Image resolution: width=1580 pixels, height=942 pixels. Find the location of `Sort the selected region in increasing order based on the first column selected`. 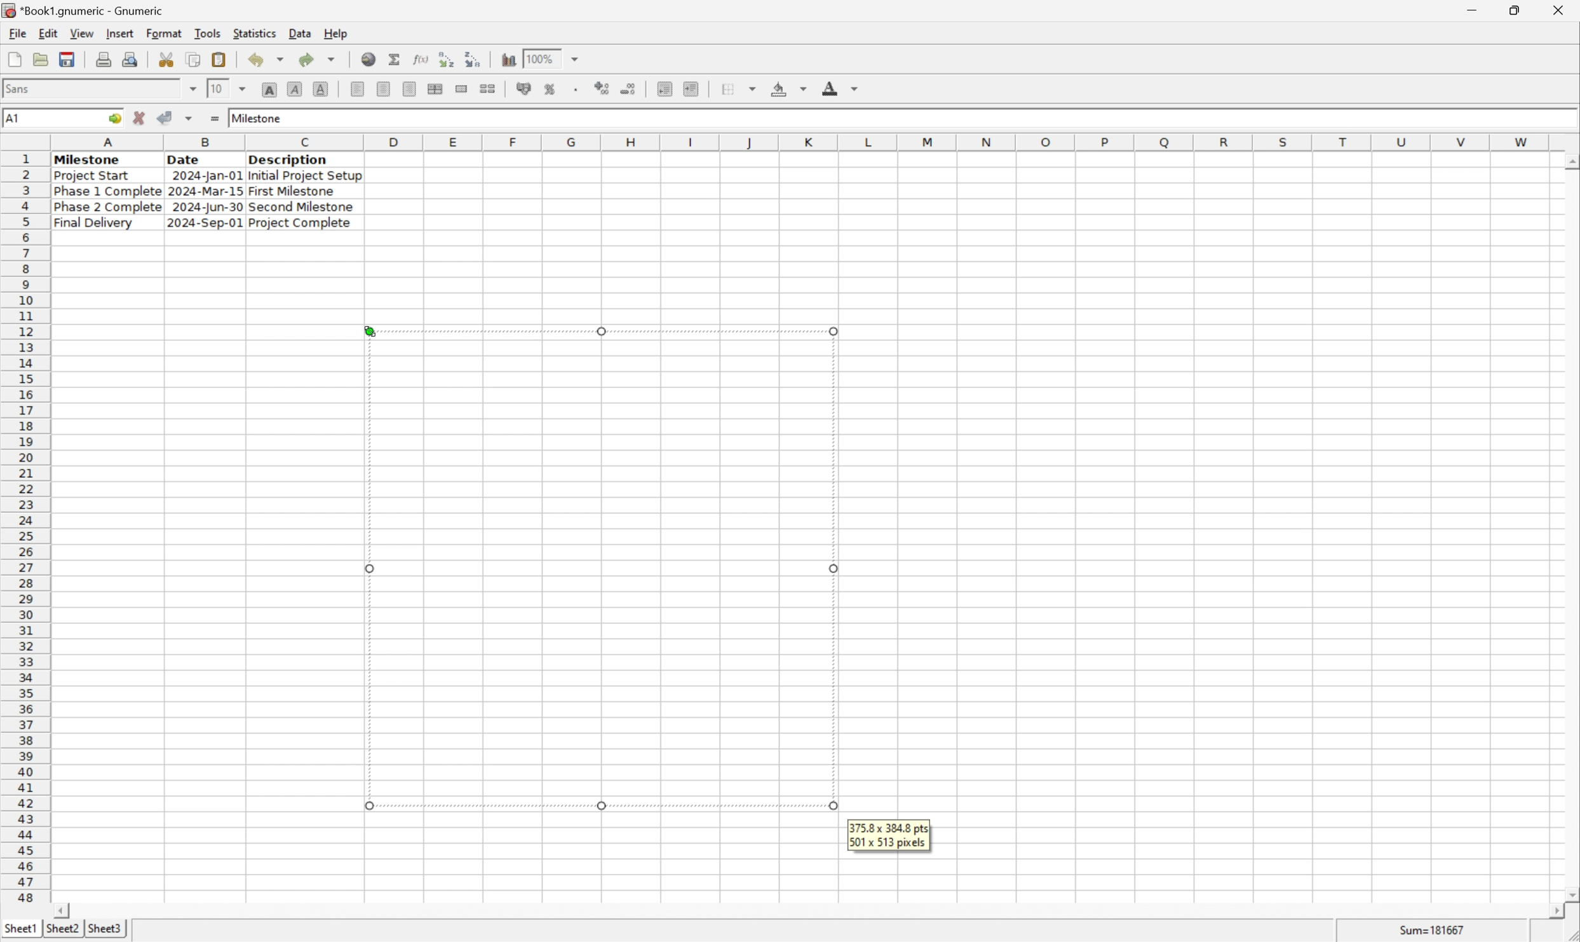

Sort the selected region in increasing order based on the first column selected is located at coordinates (443, 59).